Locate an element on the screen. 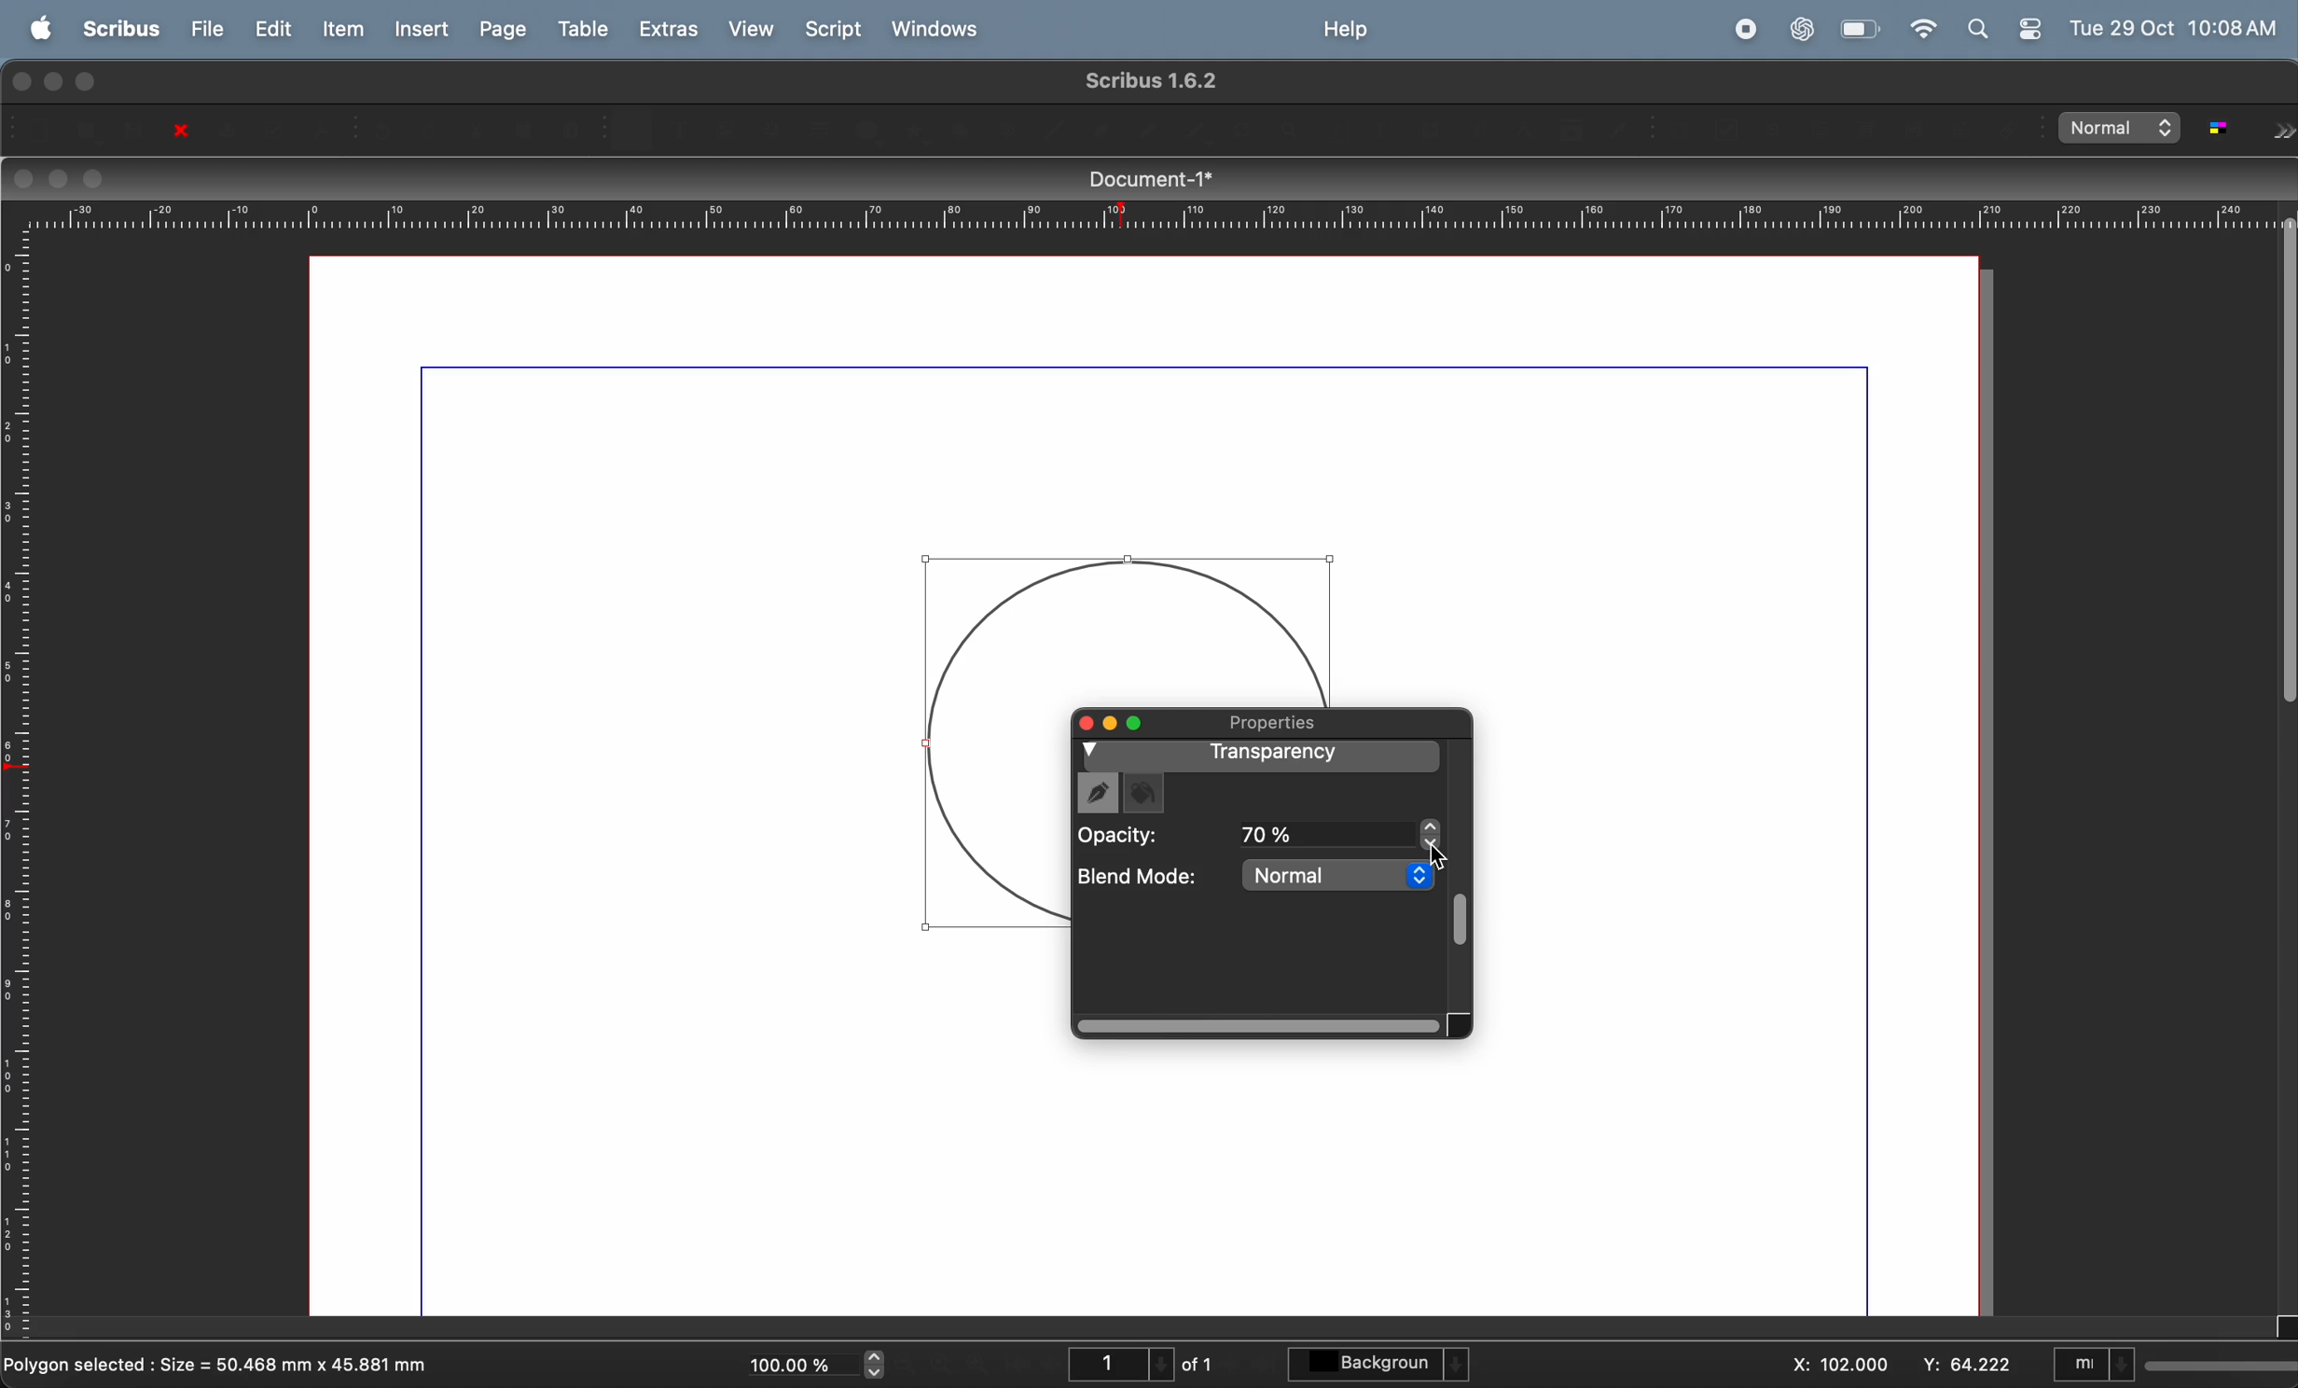 The width and height of the screenshot is (2298, 1388). minimize is located at coordinates (50, 80).